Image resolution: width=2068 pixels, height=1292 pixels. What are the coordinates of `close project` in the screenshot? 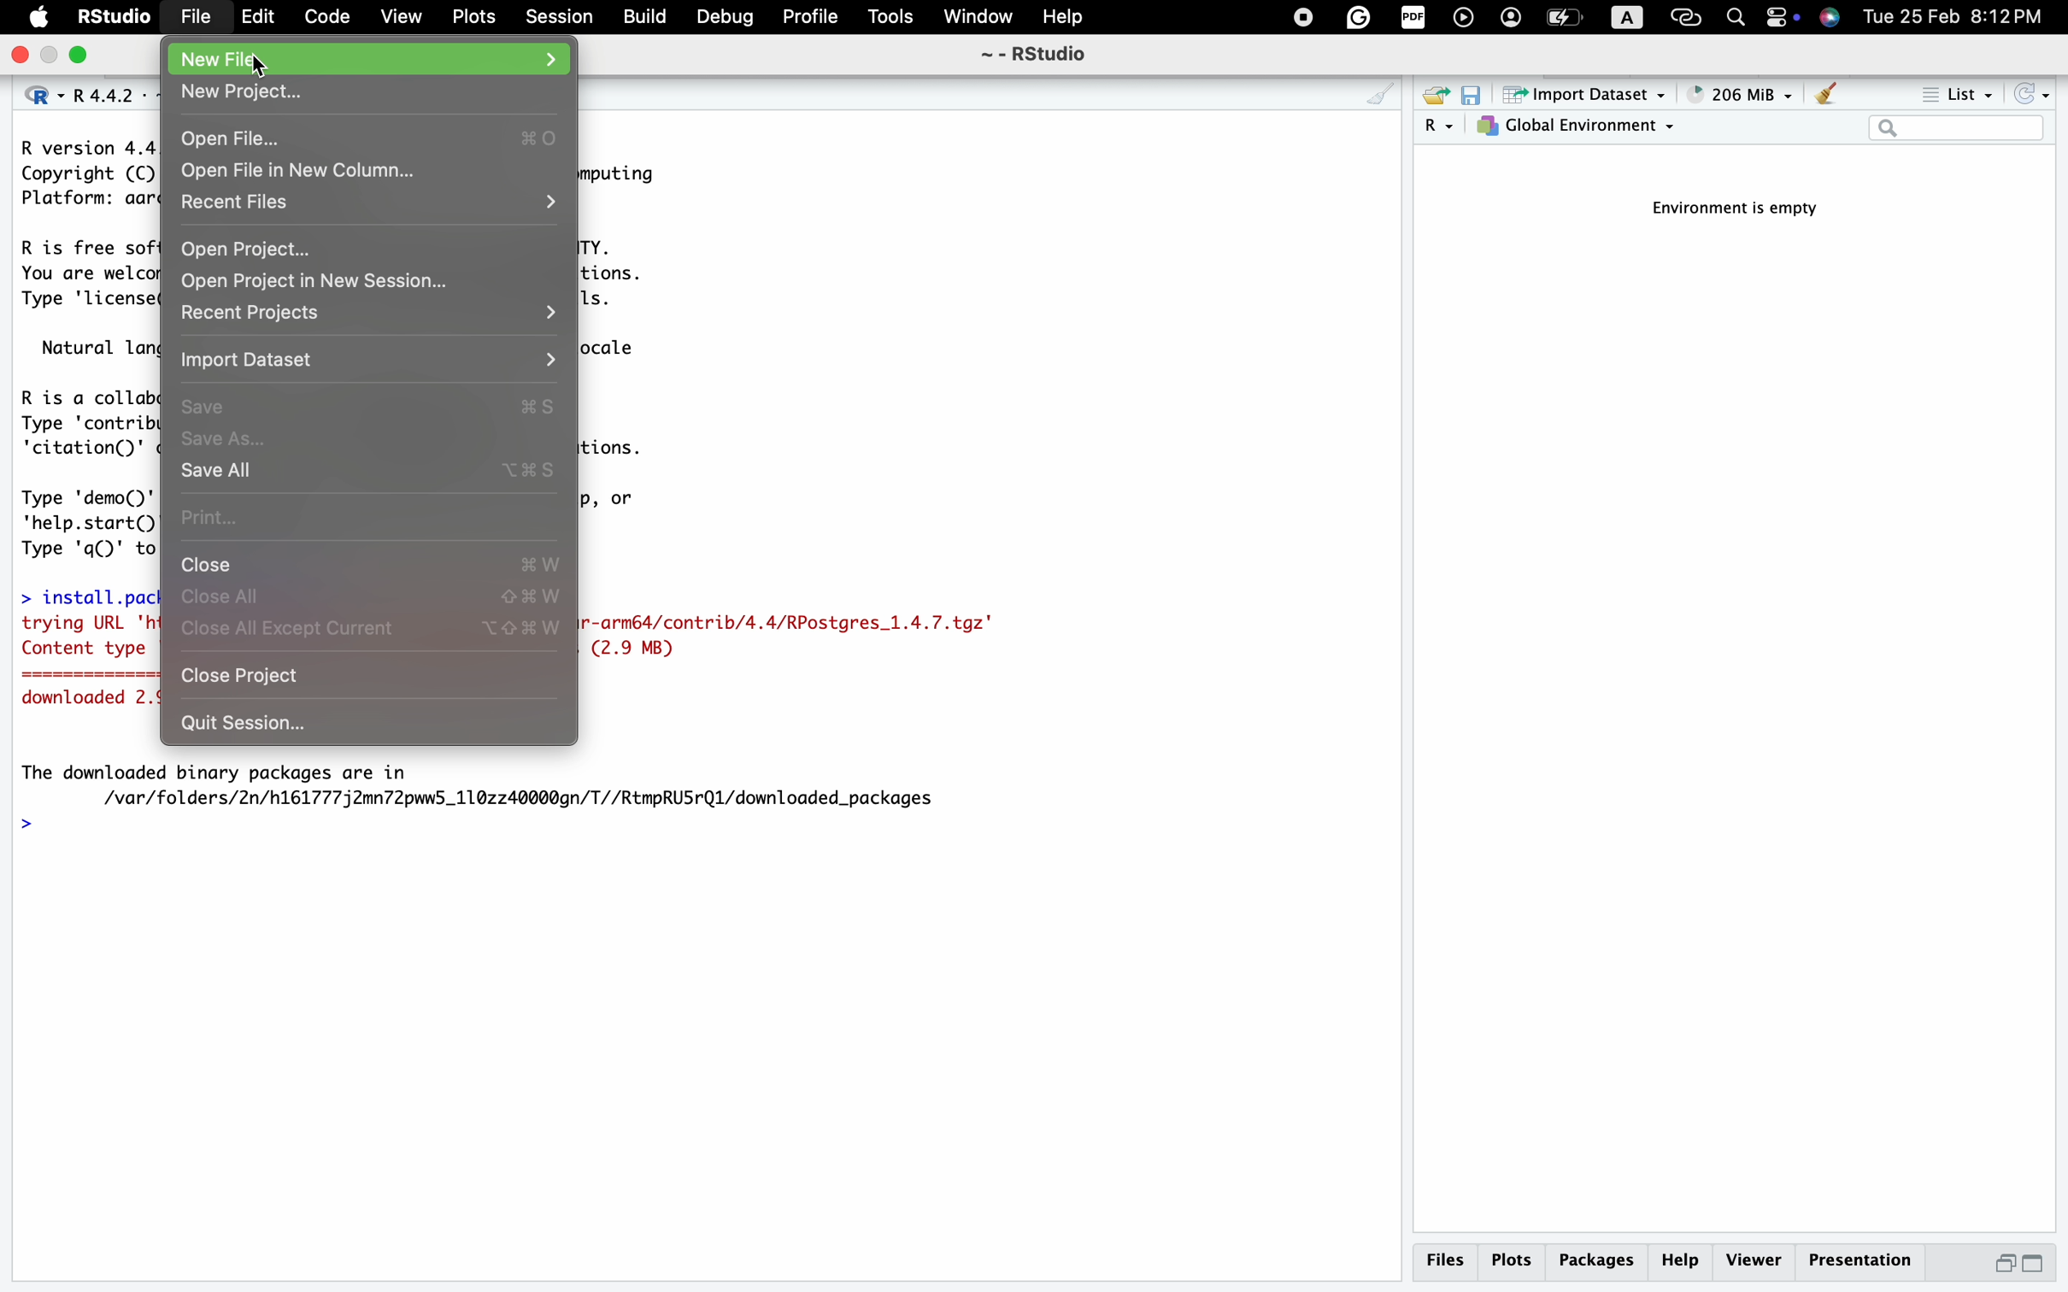 It's located at (373, 680).